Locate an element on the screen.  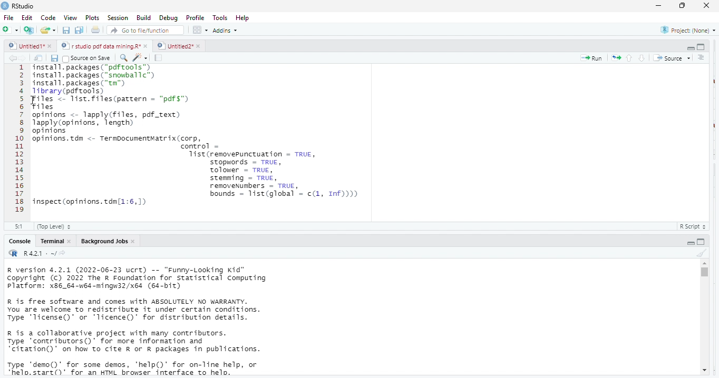
profile is located at coordinates (195, 17).